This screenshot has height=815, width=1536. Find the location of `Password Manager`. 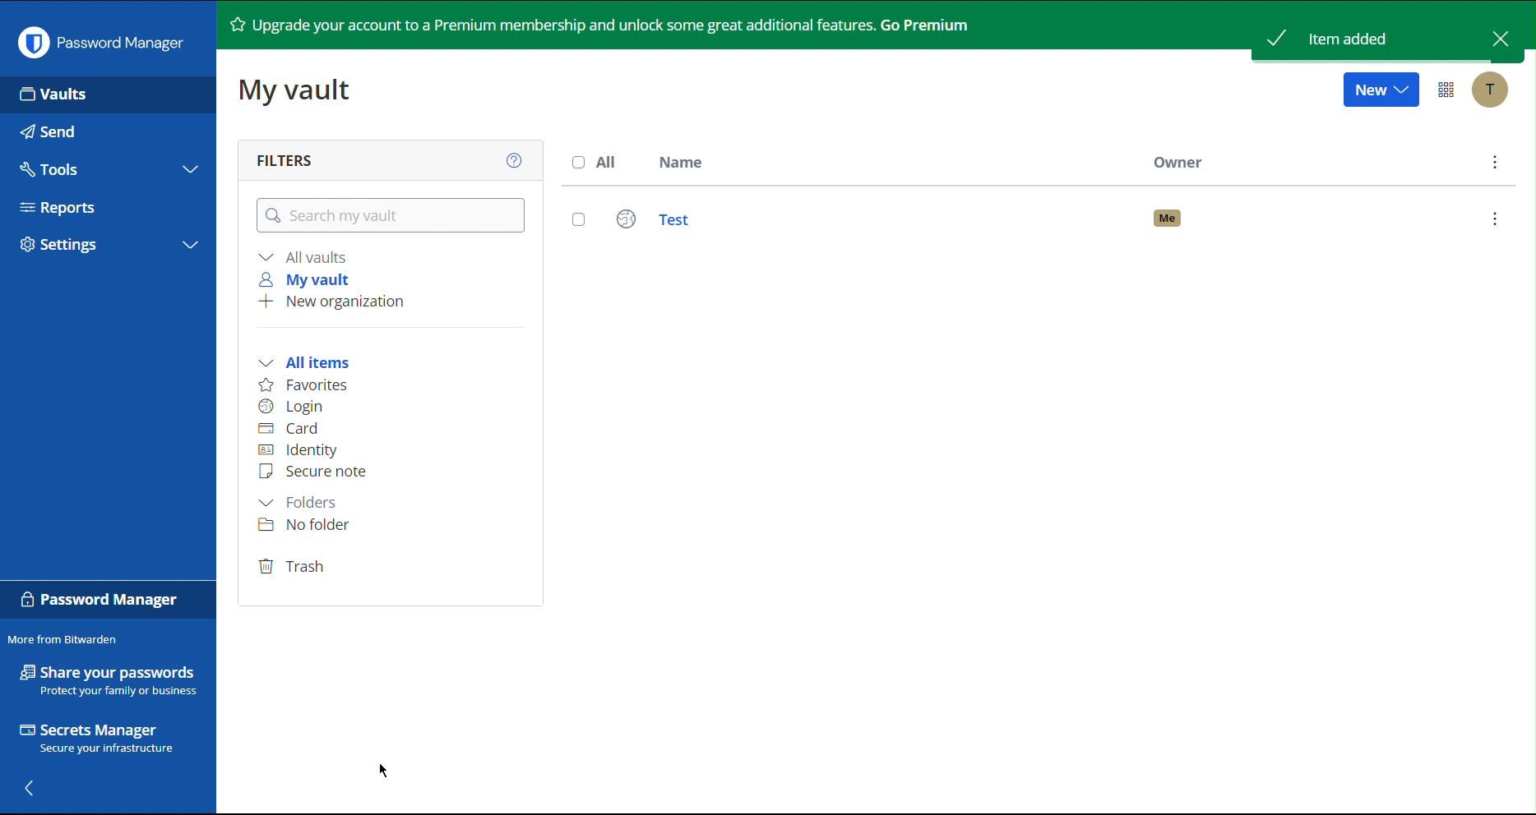

Password Manager is located at coordinates (97, 42).